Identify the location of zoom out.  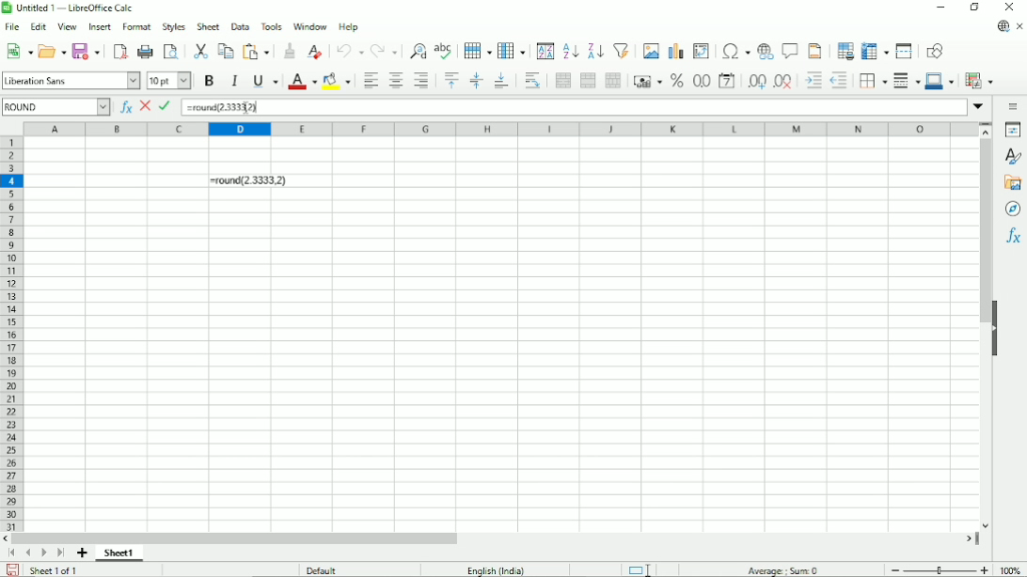
(896, 570).